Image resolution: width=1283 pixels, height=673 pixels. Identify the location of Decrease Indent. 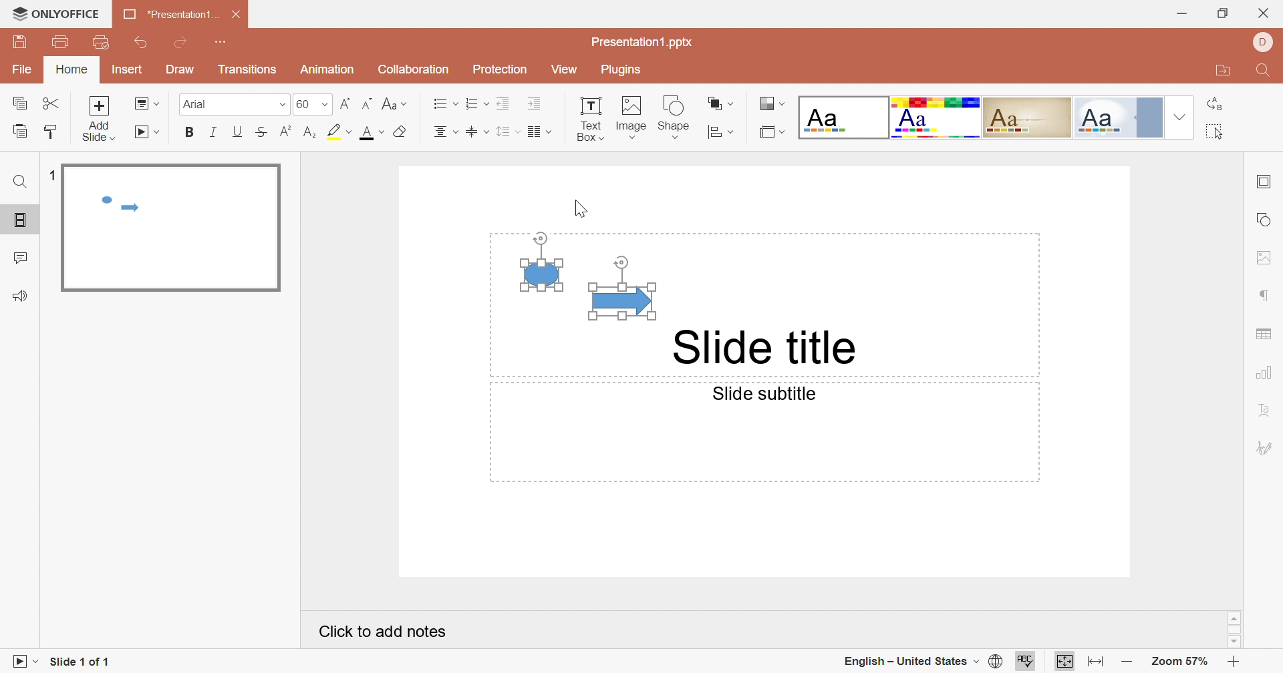
(502, 103).